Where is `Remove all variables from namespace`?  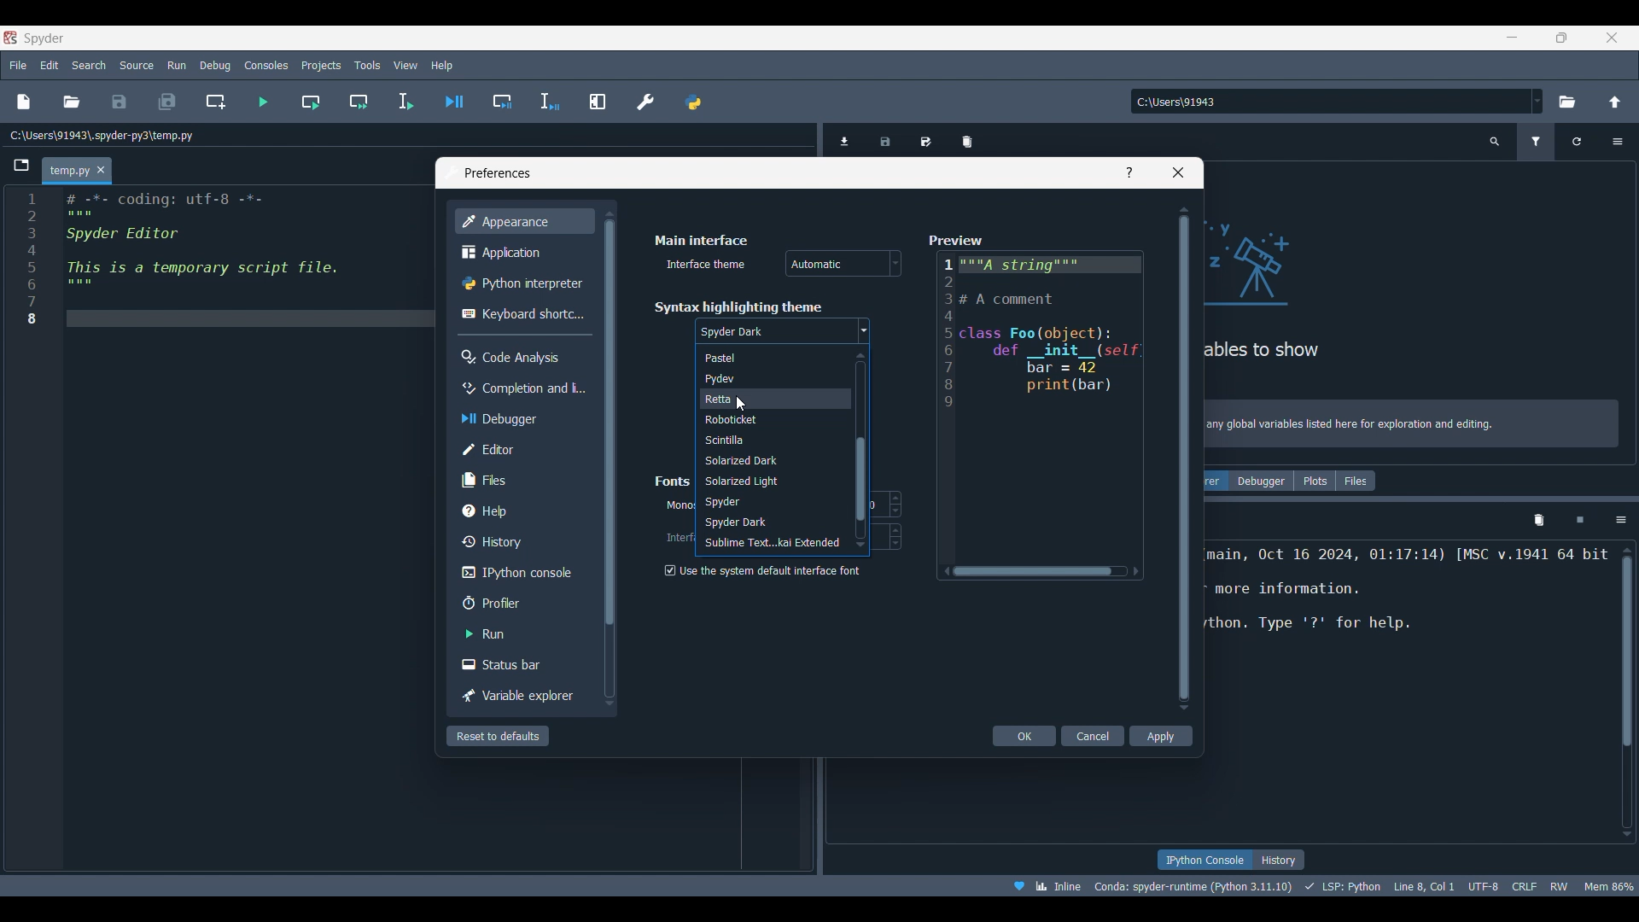
Remove all variables from namespace is located at coordinates (1538, 521).